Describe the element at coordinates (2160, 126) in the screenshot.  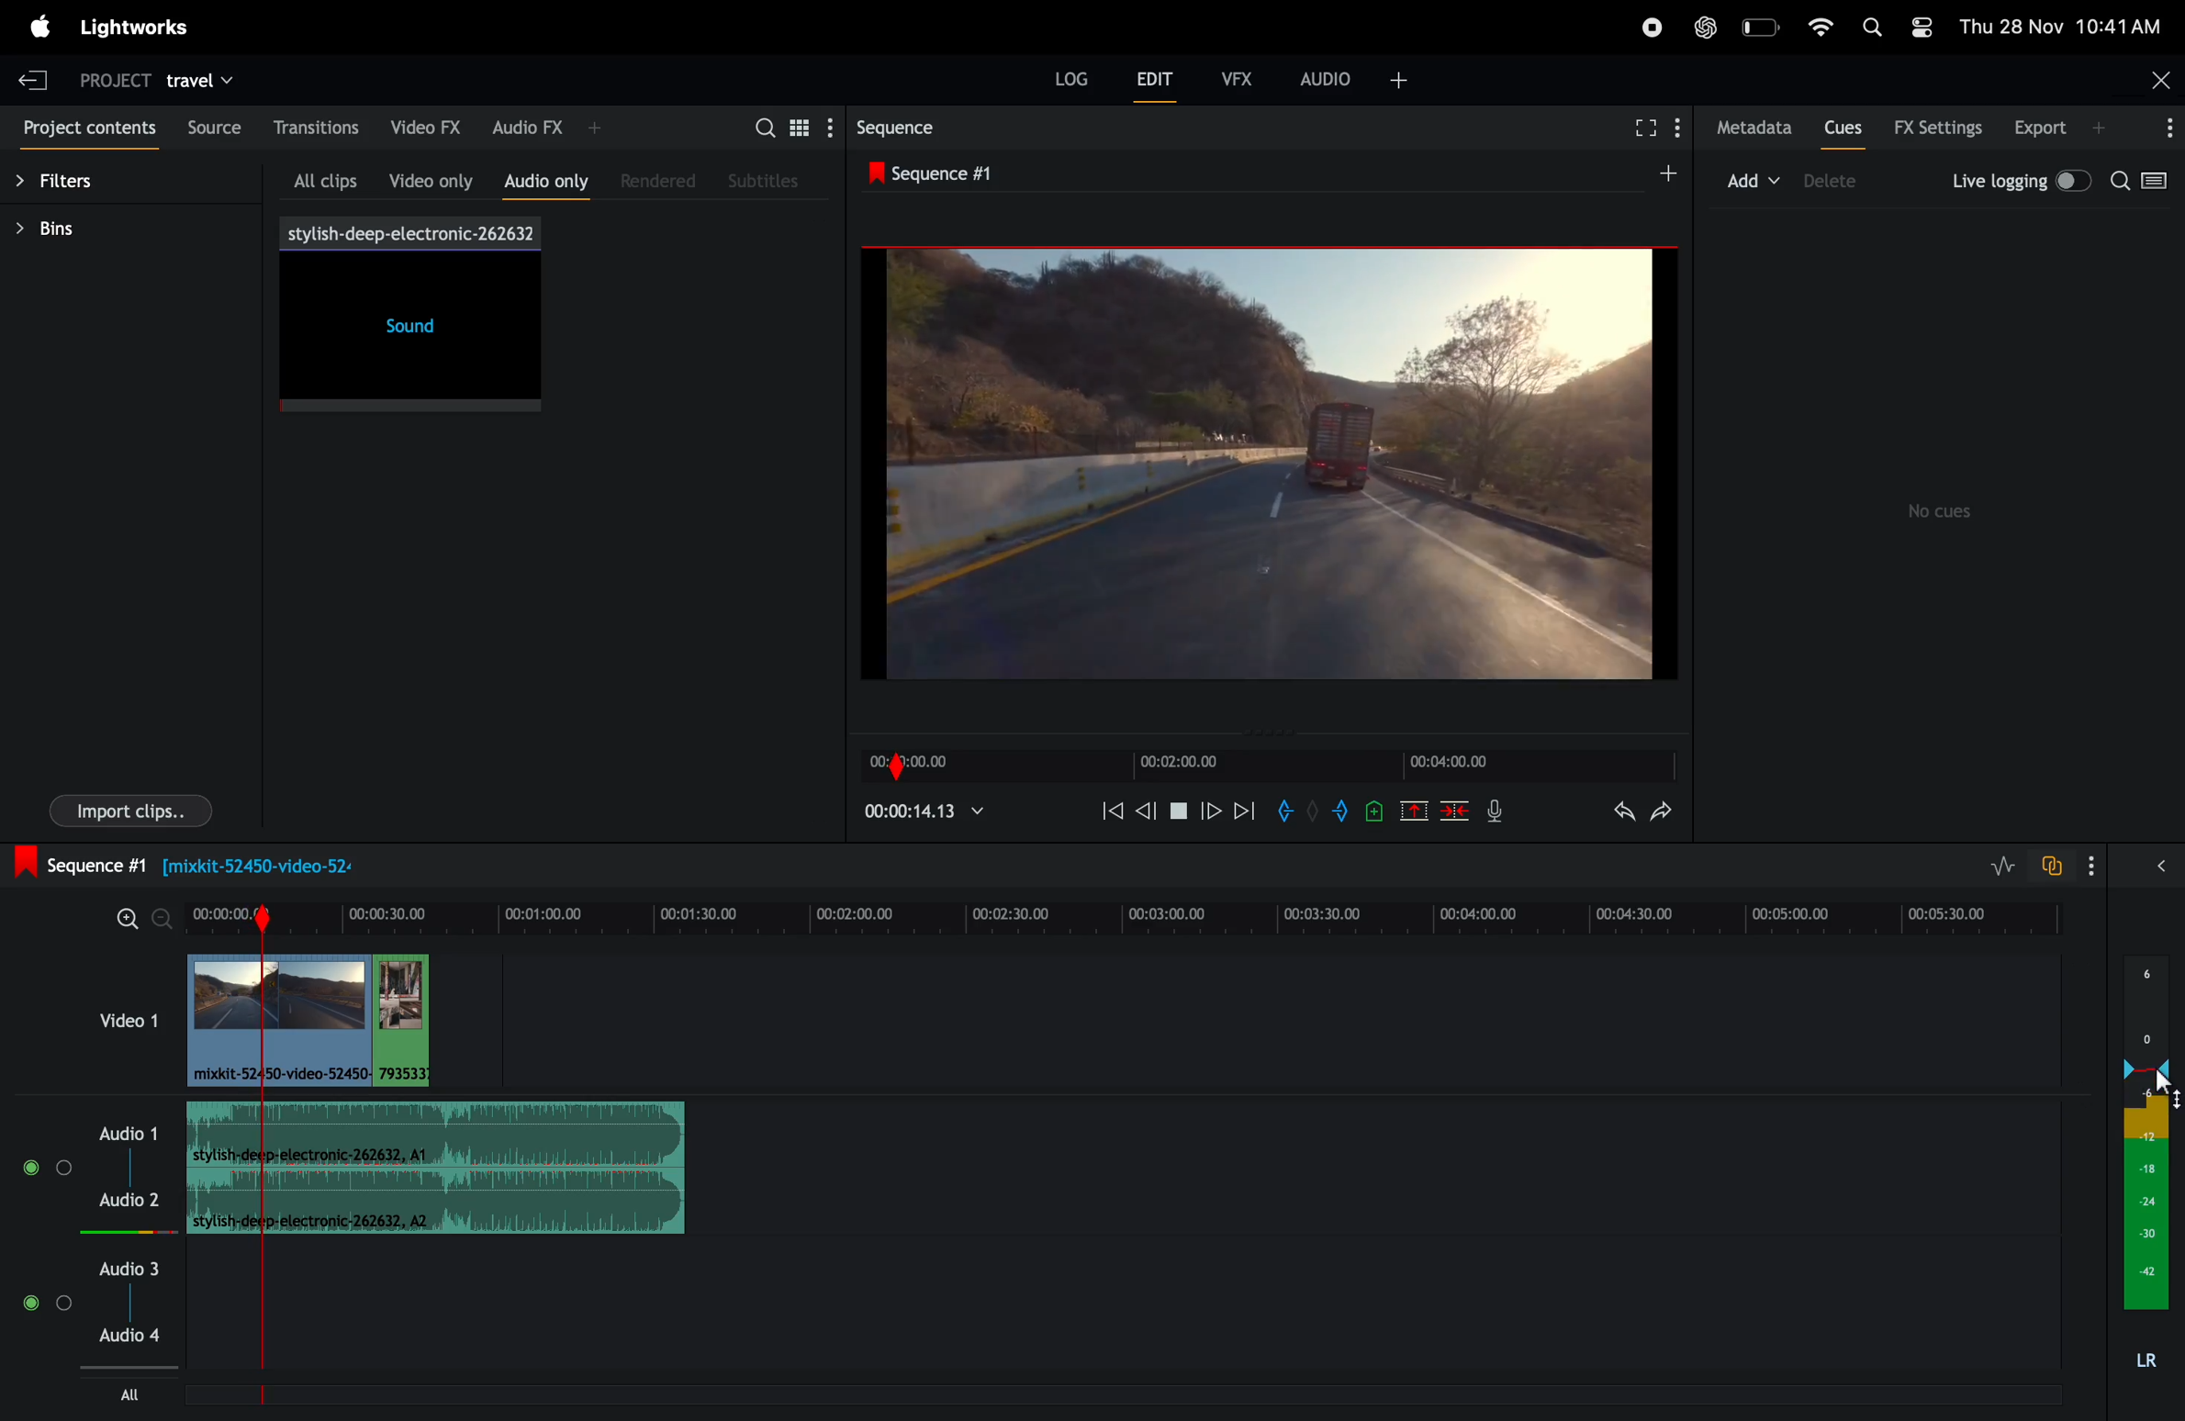
I see `options` at that location.